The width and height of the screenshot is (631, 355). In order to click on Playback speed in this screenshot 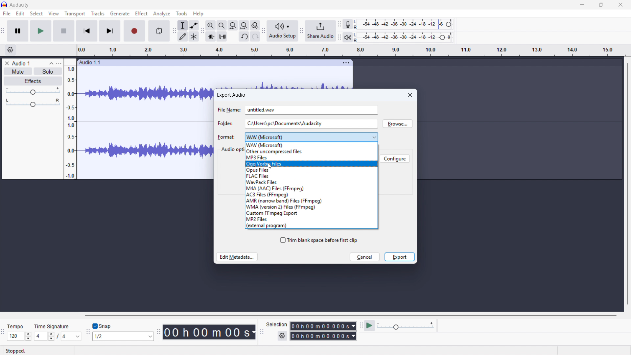, I will do `click(405, 326)`.